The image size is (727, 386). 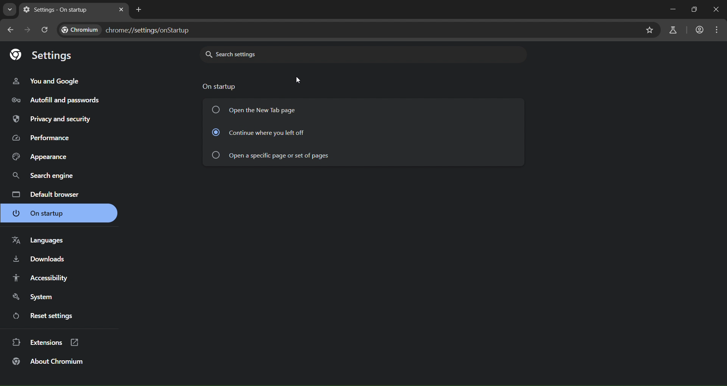 What do you see at coordinates (672, 9) in the screenshot?
I see `minimize` at bounding box center [672, 9].